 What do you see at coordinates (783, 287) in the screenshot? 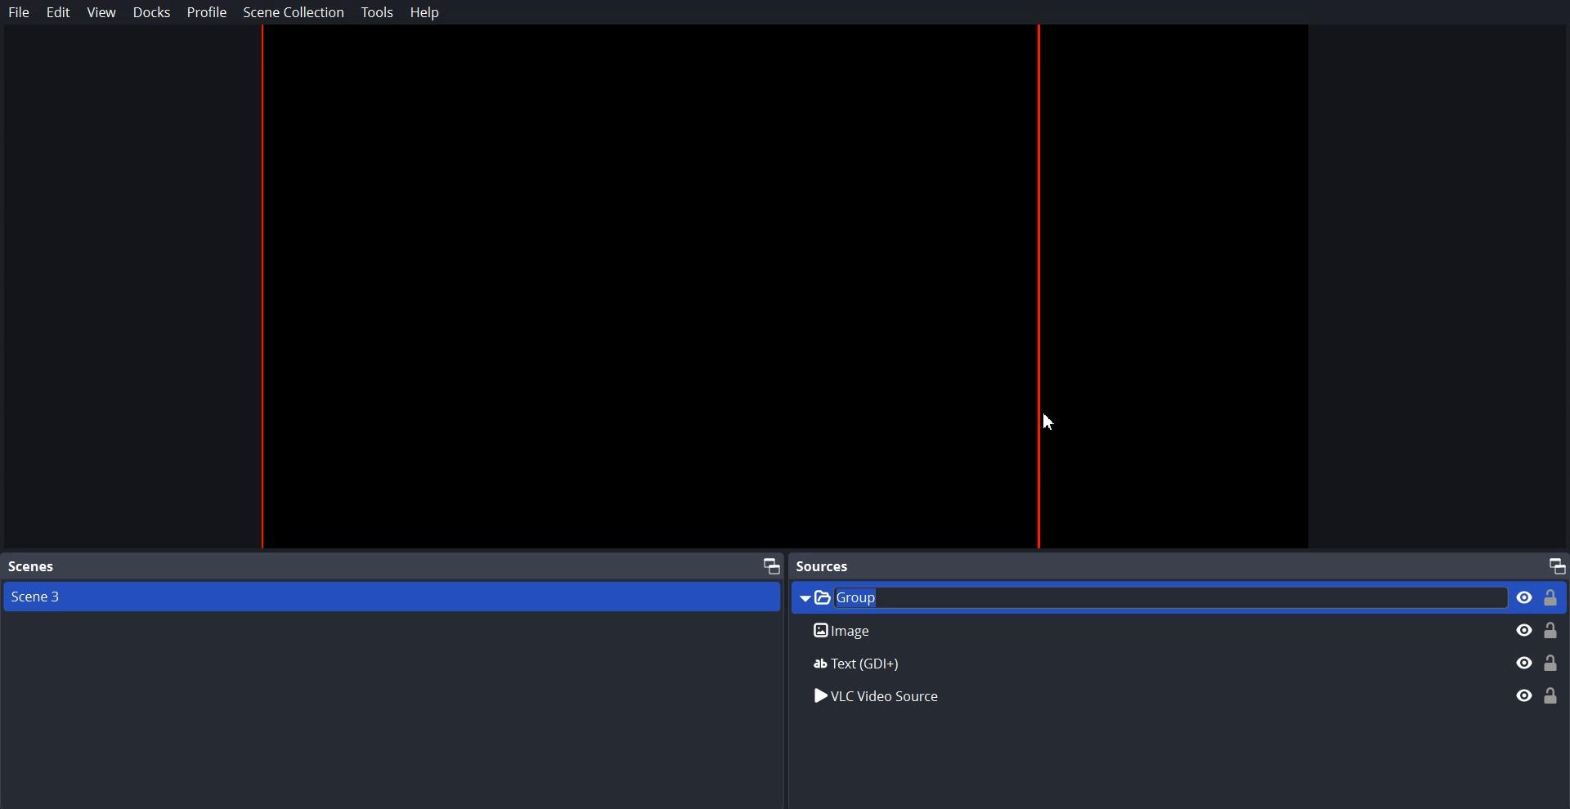
I see `Bounding box` at bounding box center [783, 287].